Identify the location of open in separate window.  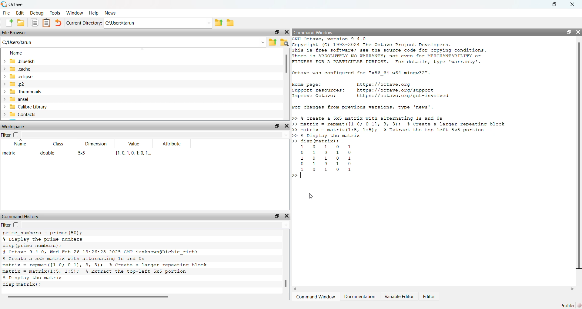
(276, 126).